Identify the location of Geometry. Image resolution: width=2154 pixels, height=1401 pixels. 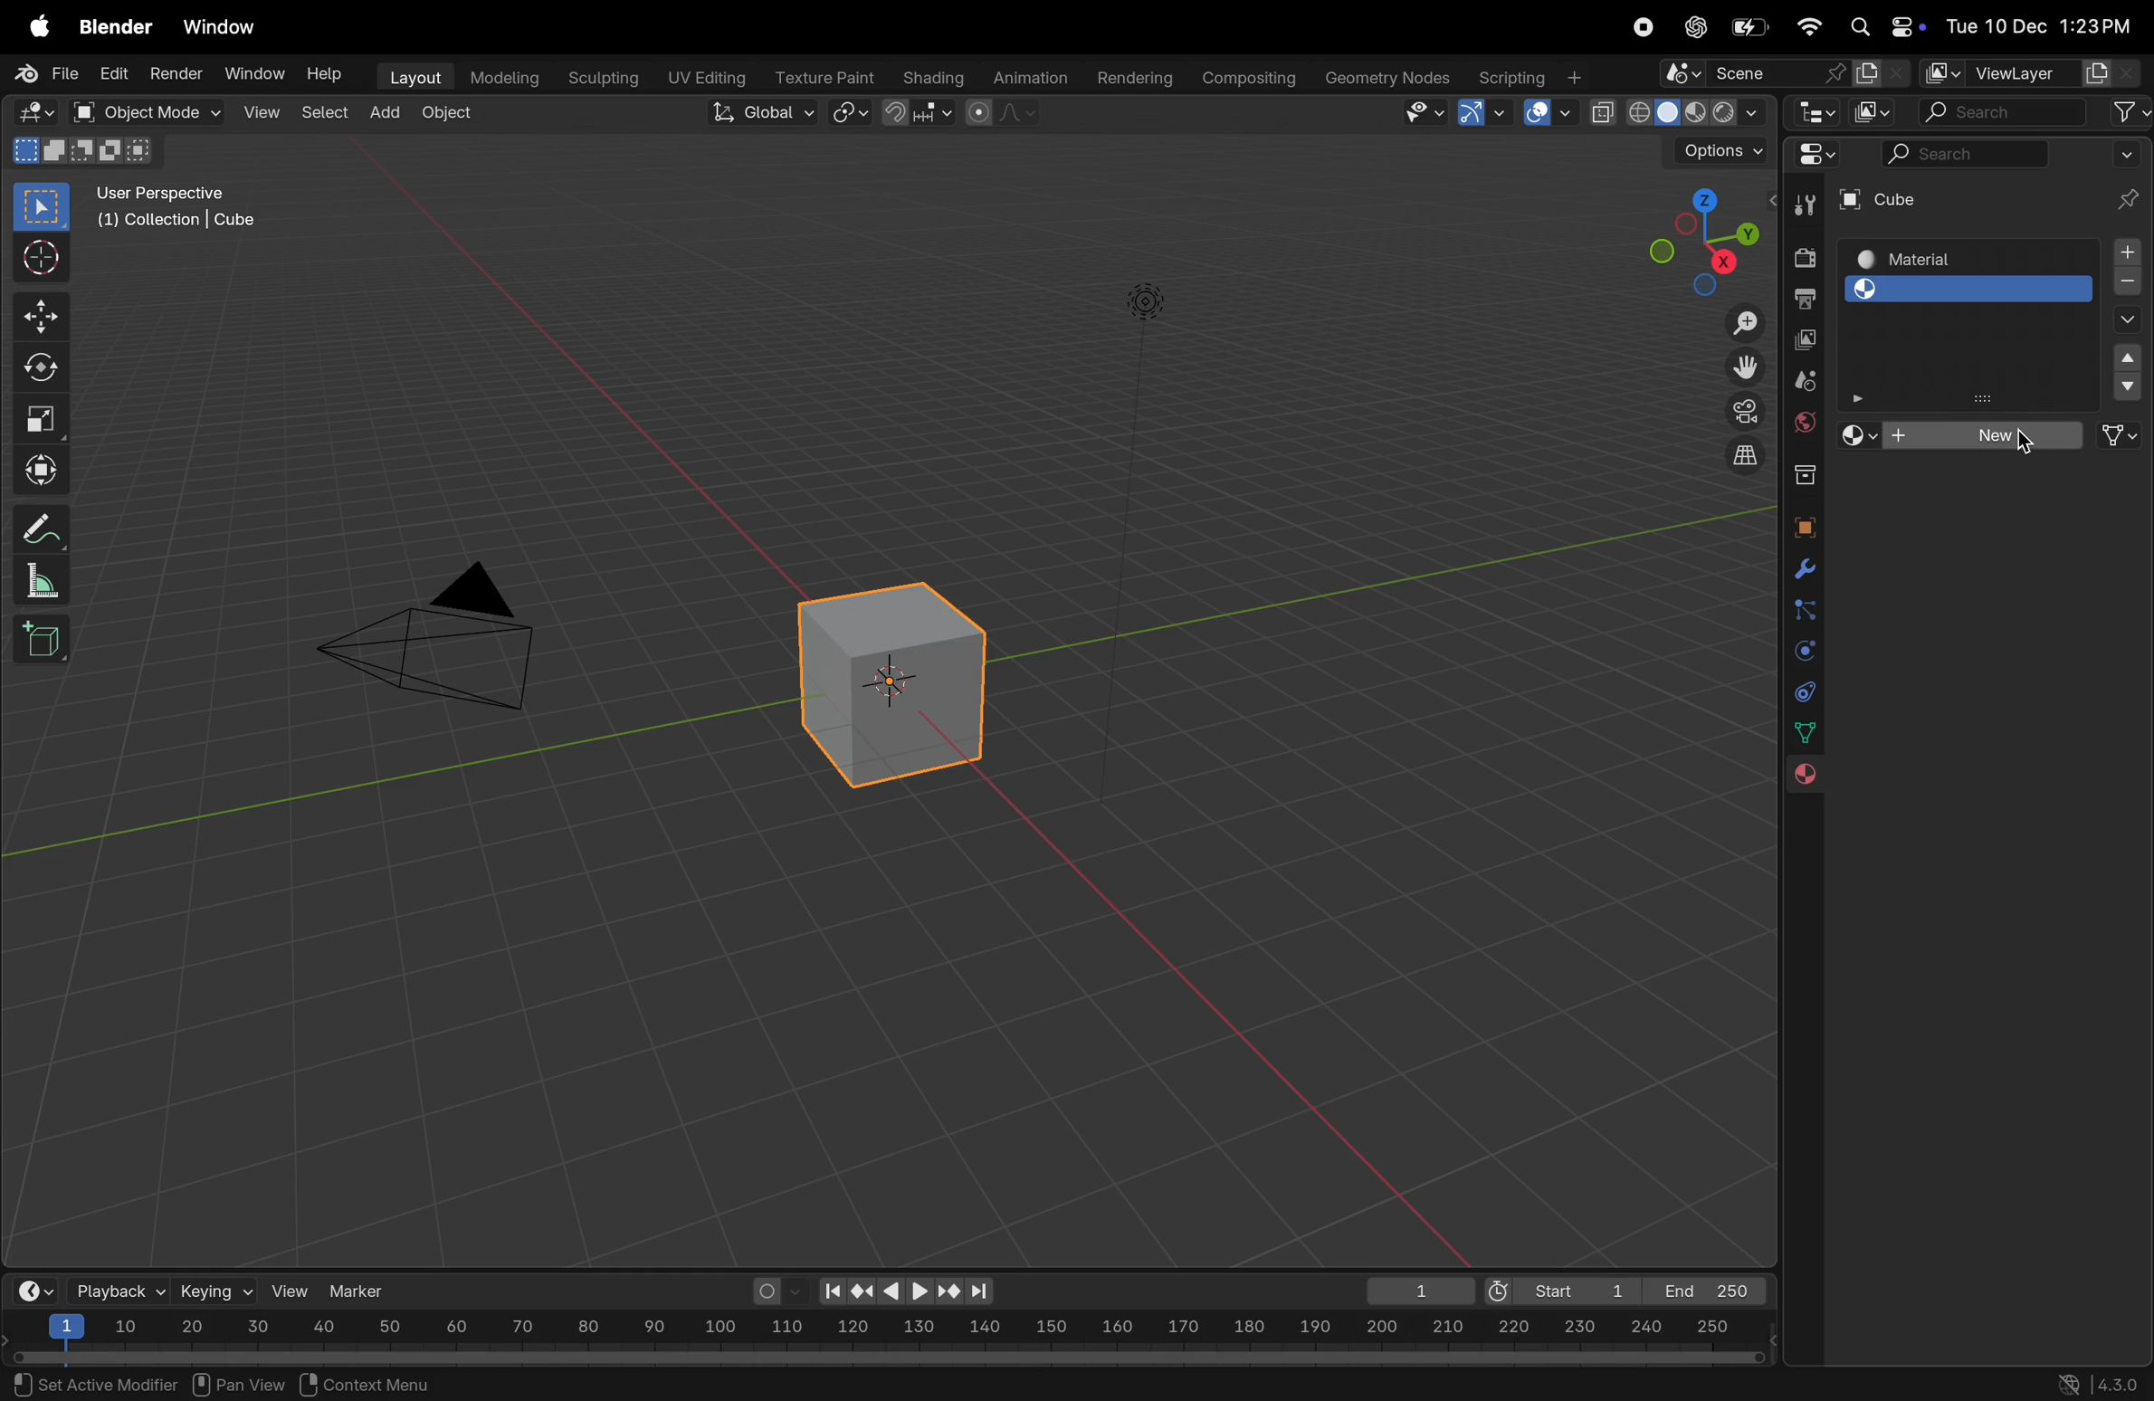
(1390, 78).